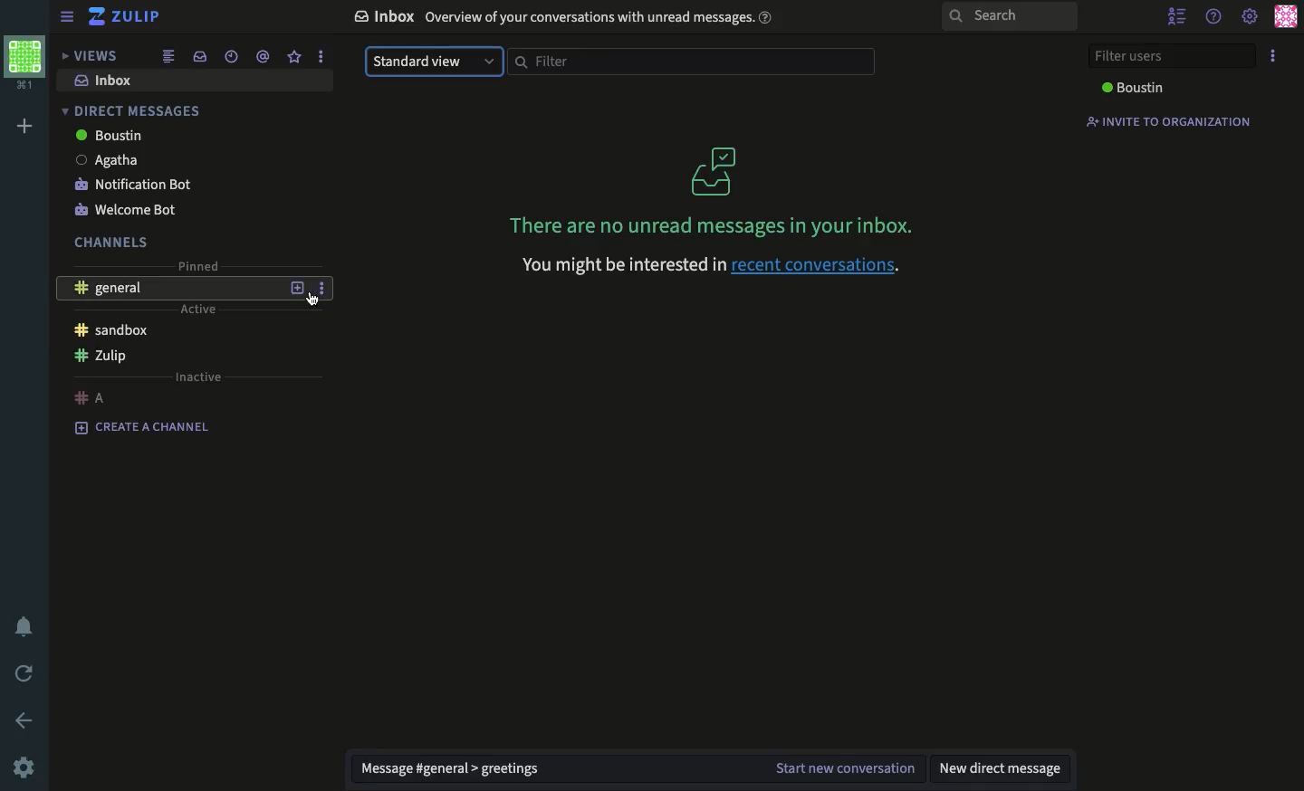 This screenshot has height=791, width=1304. I want to click on channels, so click(107, 243).